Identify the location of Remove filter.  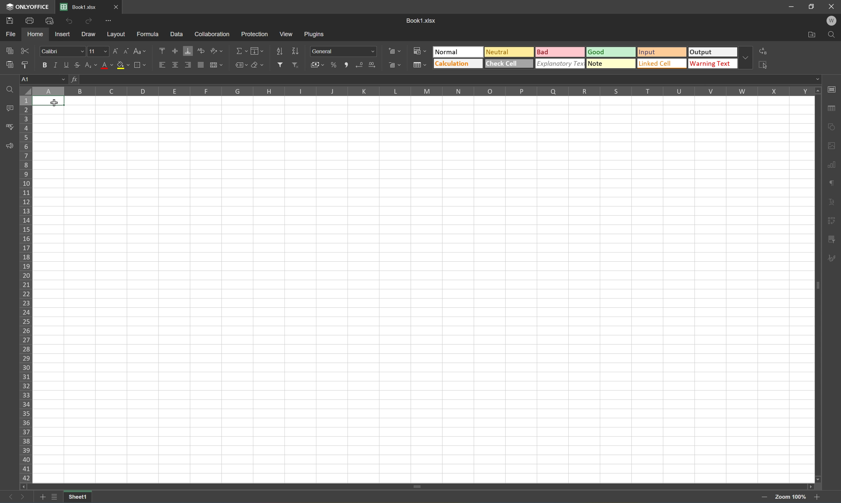
(295, 64).